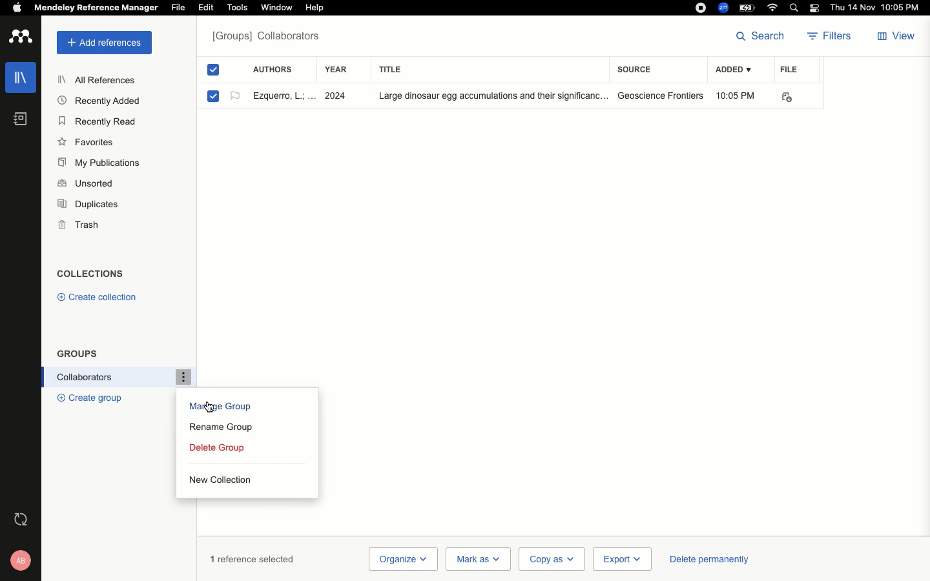 Image resolution: width=930 pixels, height=581 pixels. I want to click on Notebook, so click(21, 119).